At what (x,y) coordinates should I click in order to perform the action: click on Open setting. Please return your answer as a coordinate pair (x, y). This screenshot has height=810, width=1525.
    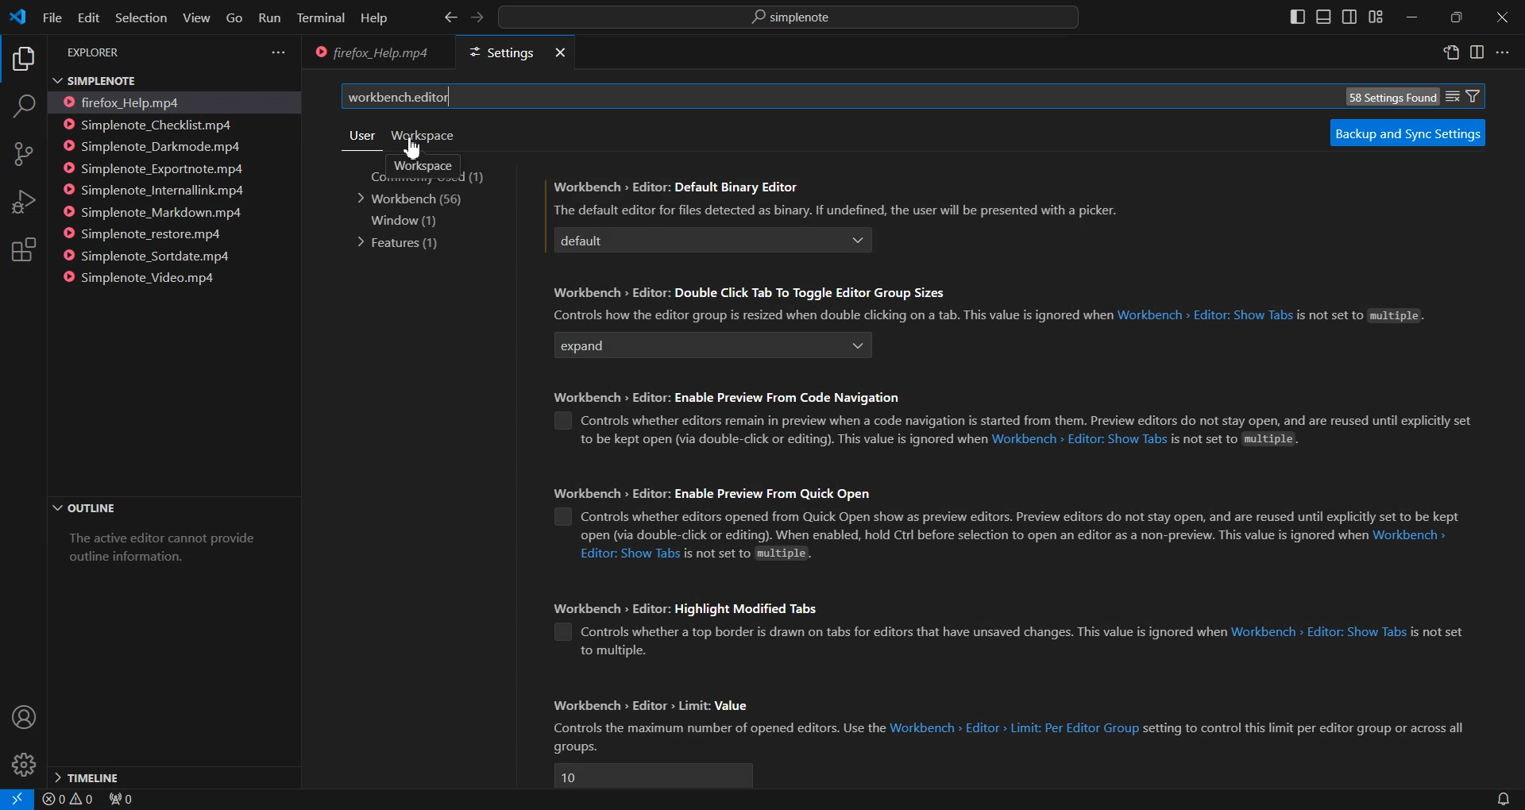
    Looking at the image, I should click on (1452, 55).